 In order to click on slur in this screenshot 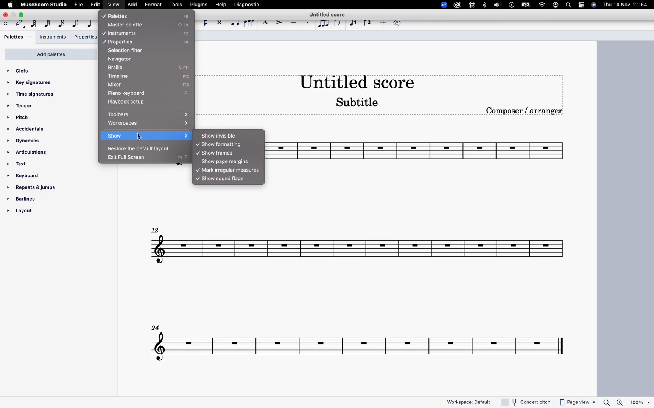, I will do `click(249, 24)`.